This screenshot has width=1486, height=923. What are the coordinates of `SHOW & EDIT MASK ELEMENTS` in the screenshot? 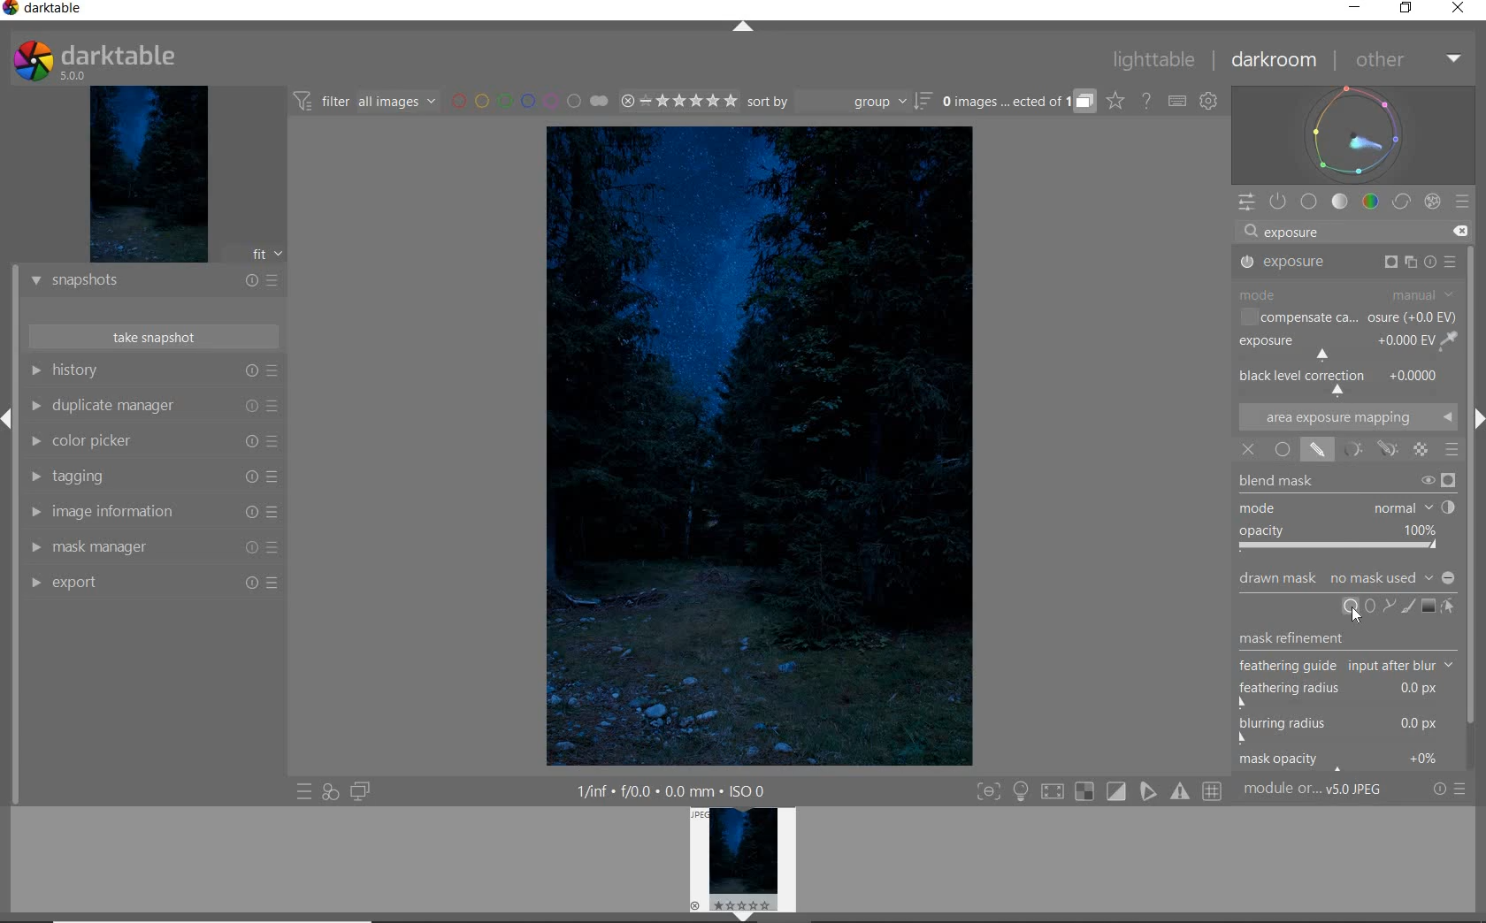 It's located at (1450, 607).